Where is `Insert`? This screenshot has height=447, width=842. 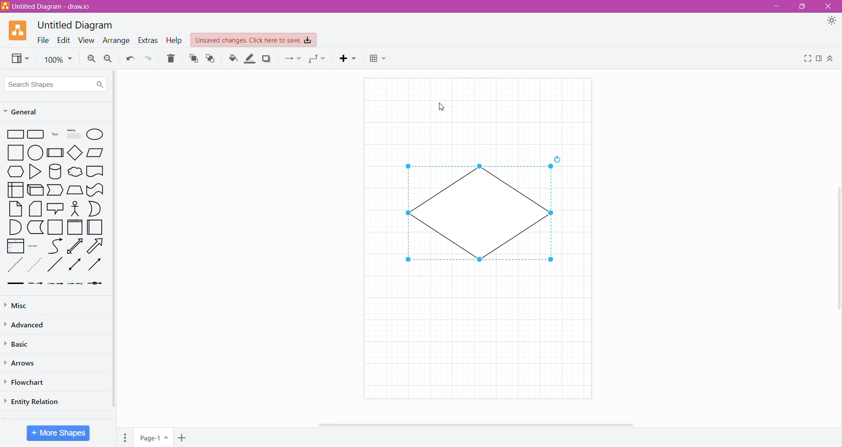
Insert is located at coordinates (350, 58).